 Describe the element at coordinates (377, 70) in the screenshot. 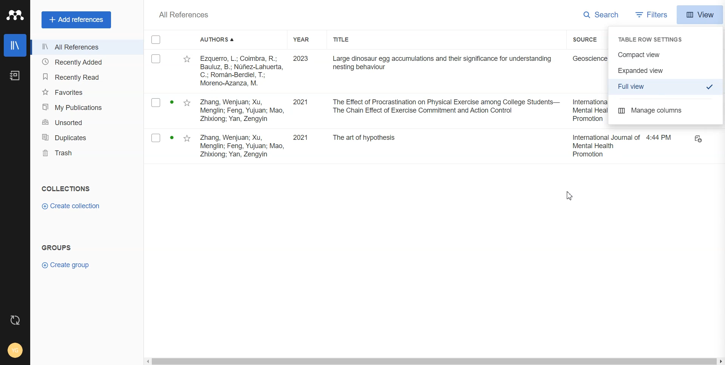

I see `File` at that location.